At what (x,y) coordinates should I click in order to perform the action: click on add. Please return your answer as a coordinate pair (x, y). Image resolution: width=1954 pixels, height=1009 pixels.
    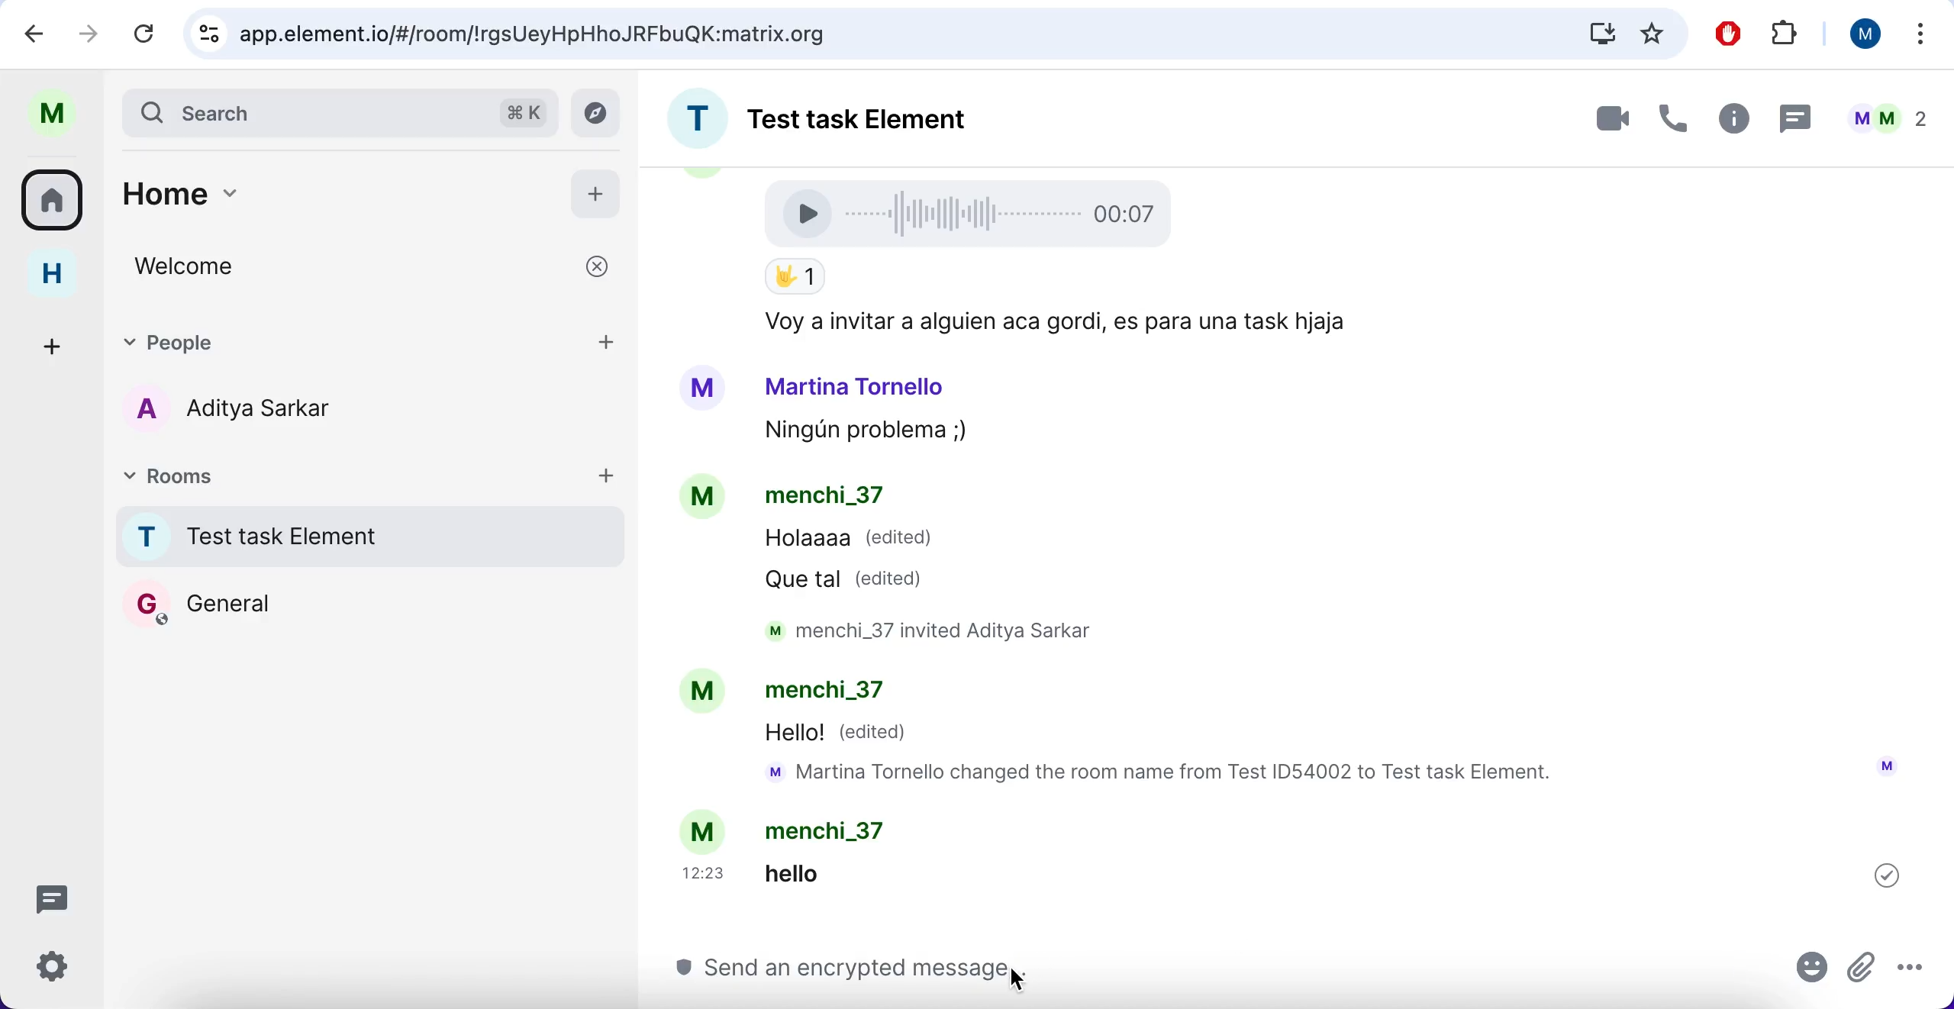
    Looking at the image, I should click on (607, 474).